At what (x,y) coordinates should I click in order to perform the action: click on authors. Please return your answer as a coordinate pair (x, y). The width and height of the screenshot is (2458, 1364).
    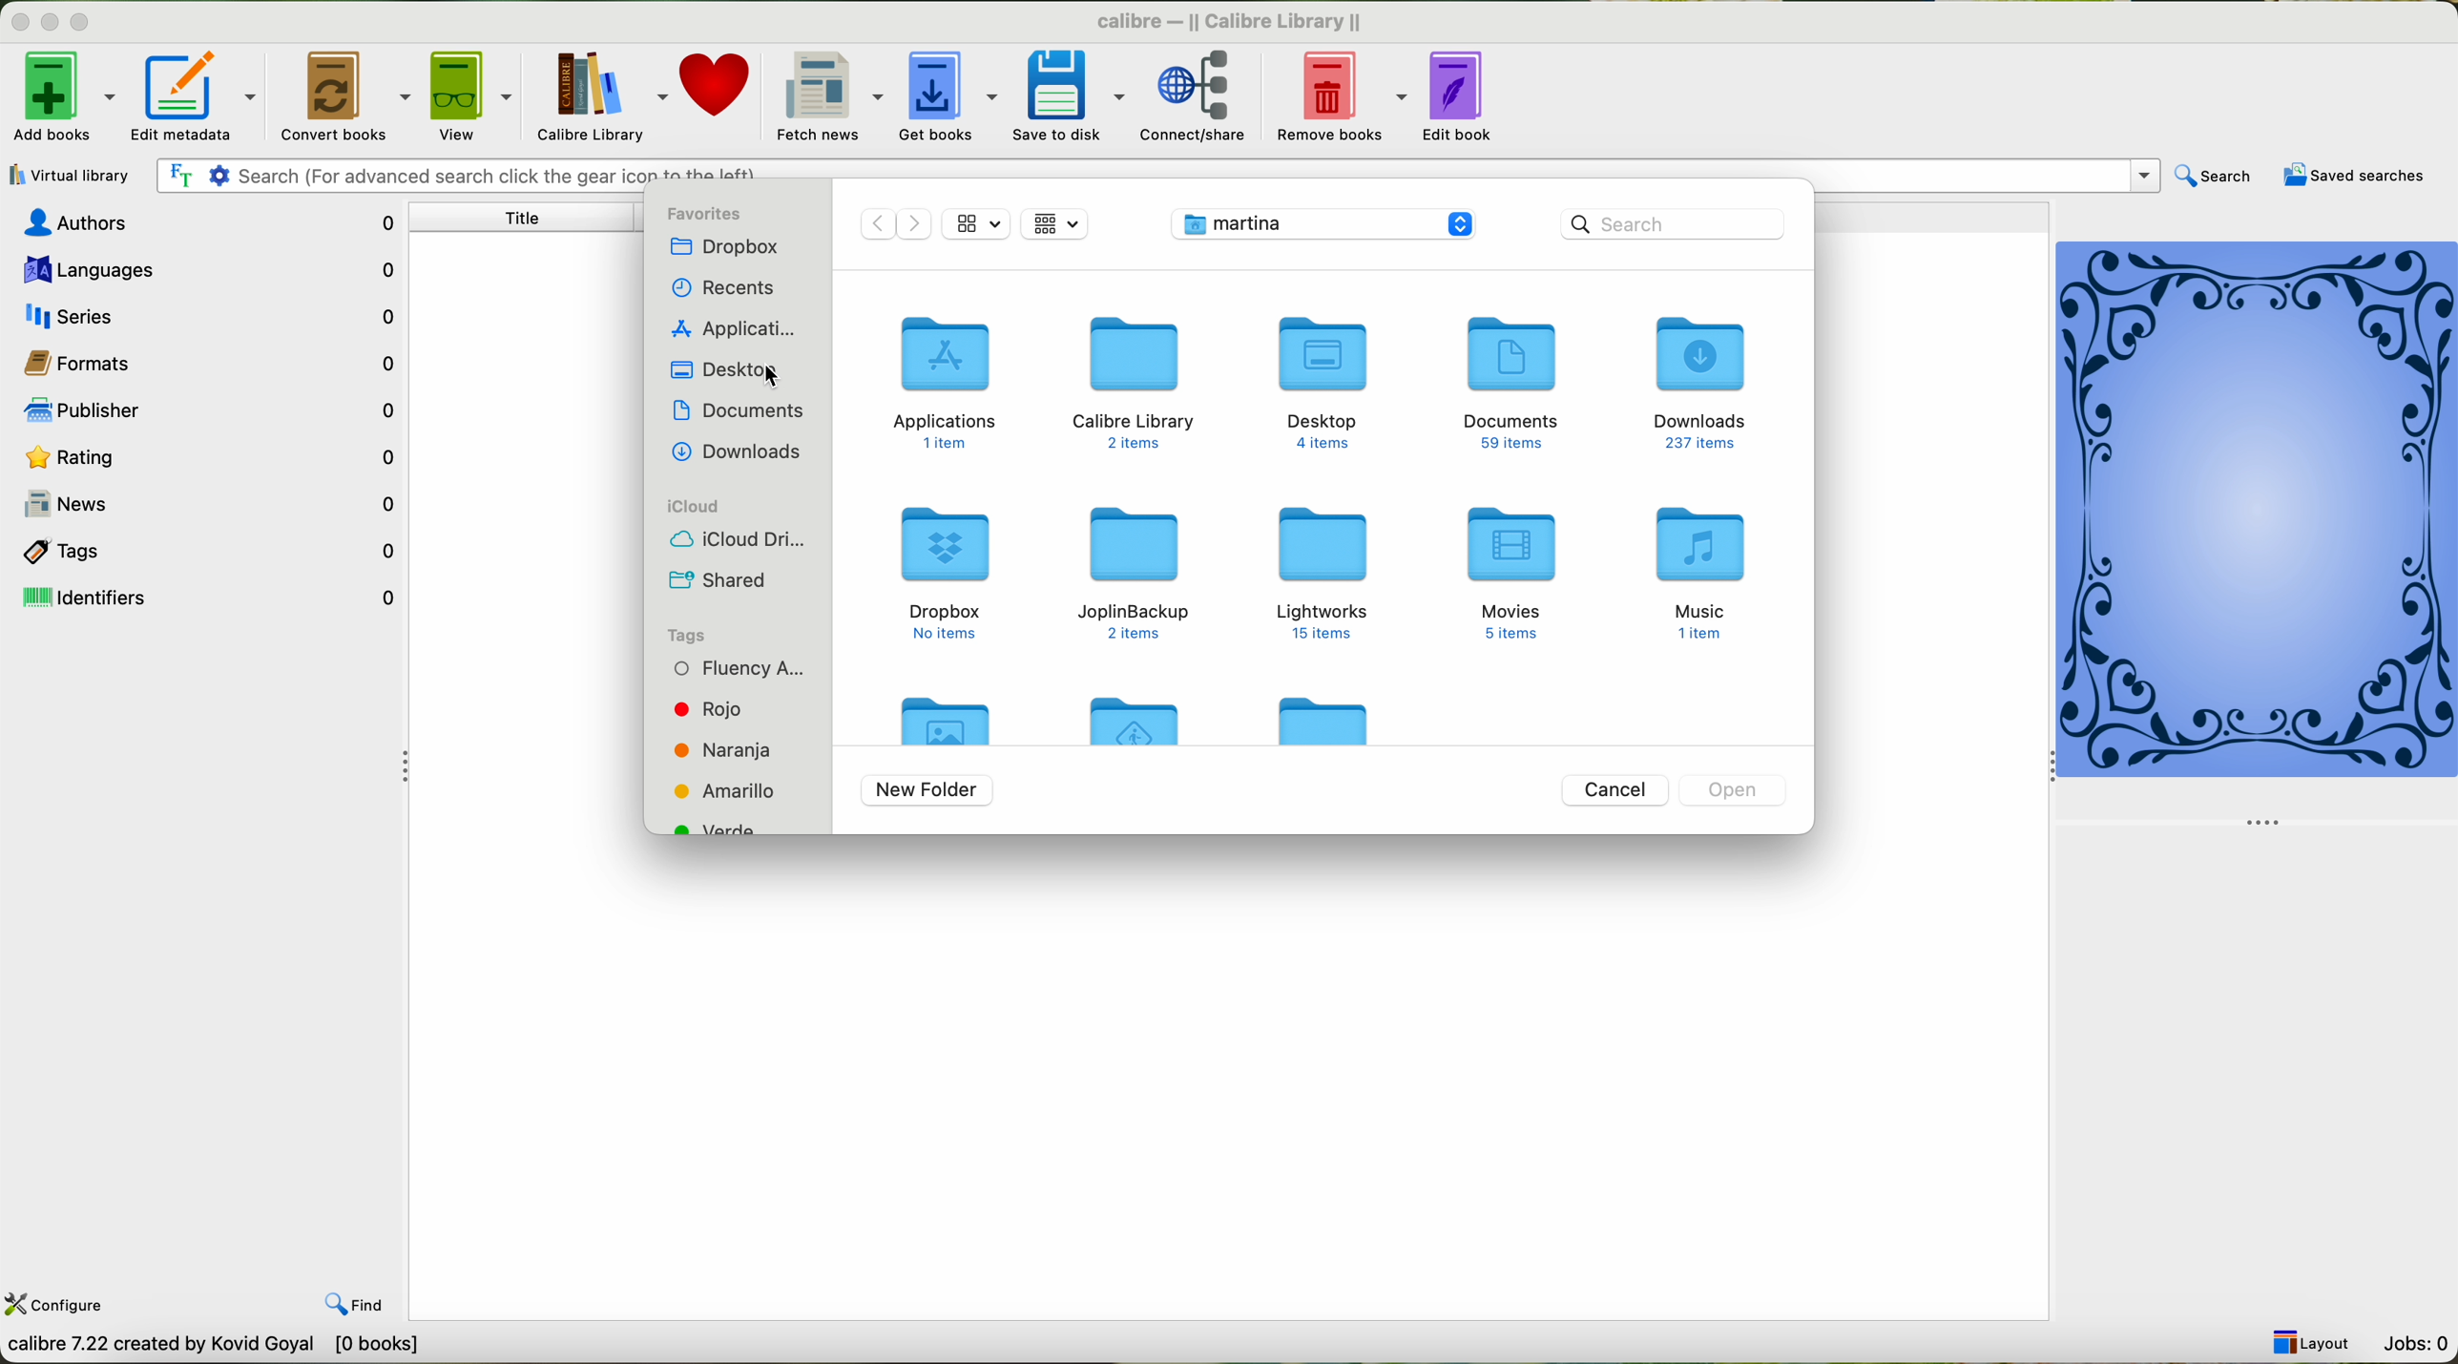
    Looking at the image, I should click on (206, 223).